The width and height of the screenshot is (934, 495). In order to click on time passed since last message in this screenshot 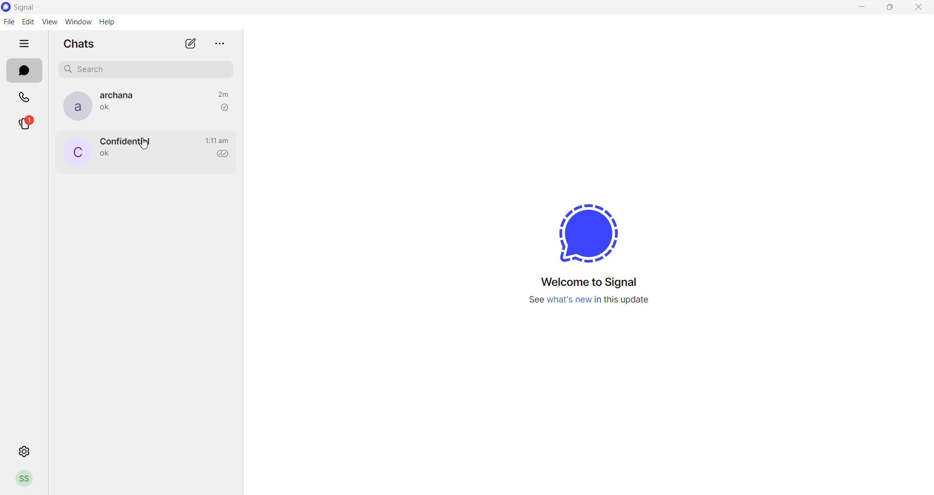, I will do `click(223, 93)`.